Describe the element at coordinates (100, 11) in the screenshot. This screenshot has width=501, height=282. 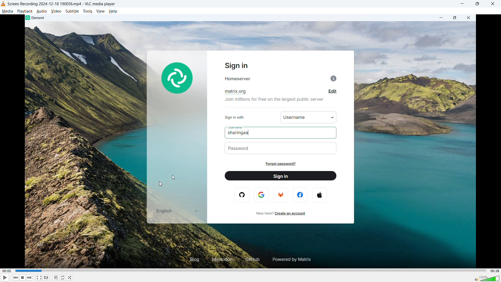
I see `View ` at that location.